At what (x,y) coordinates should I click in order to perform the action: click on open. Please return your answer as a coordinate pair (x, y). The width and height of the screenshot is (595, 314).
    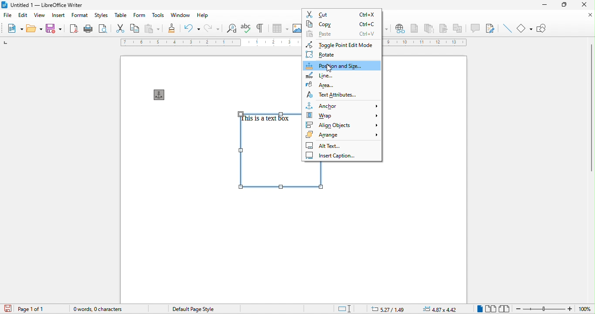
    Looking at the image, I should click on (34, 28).